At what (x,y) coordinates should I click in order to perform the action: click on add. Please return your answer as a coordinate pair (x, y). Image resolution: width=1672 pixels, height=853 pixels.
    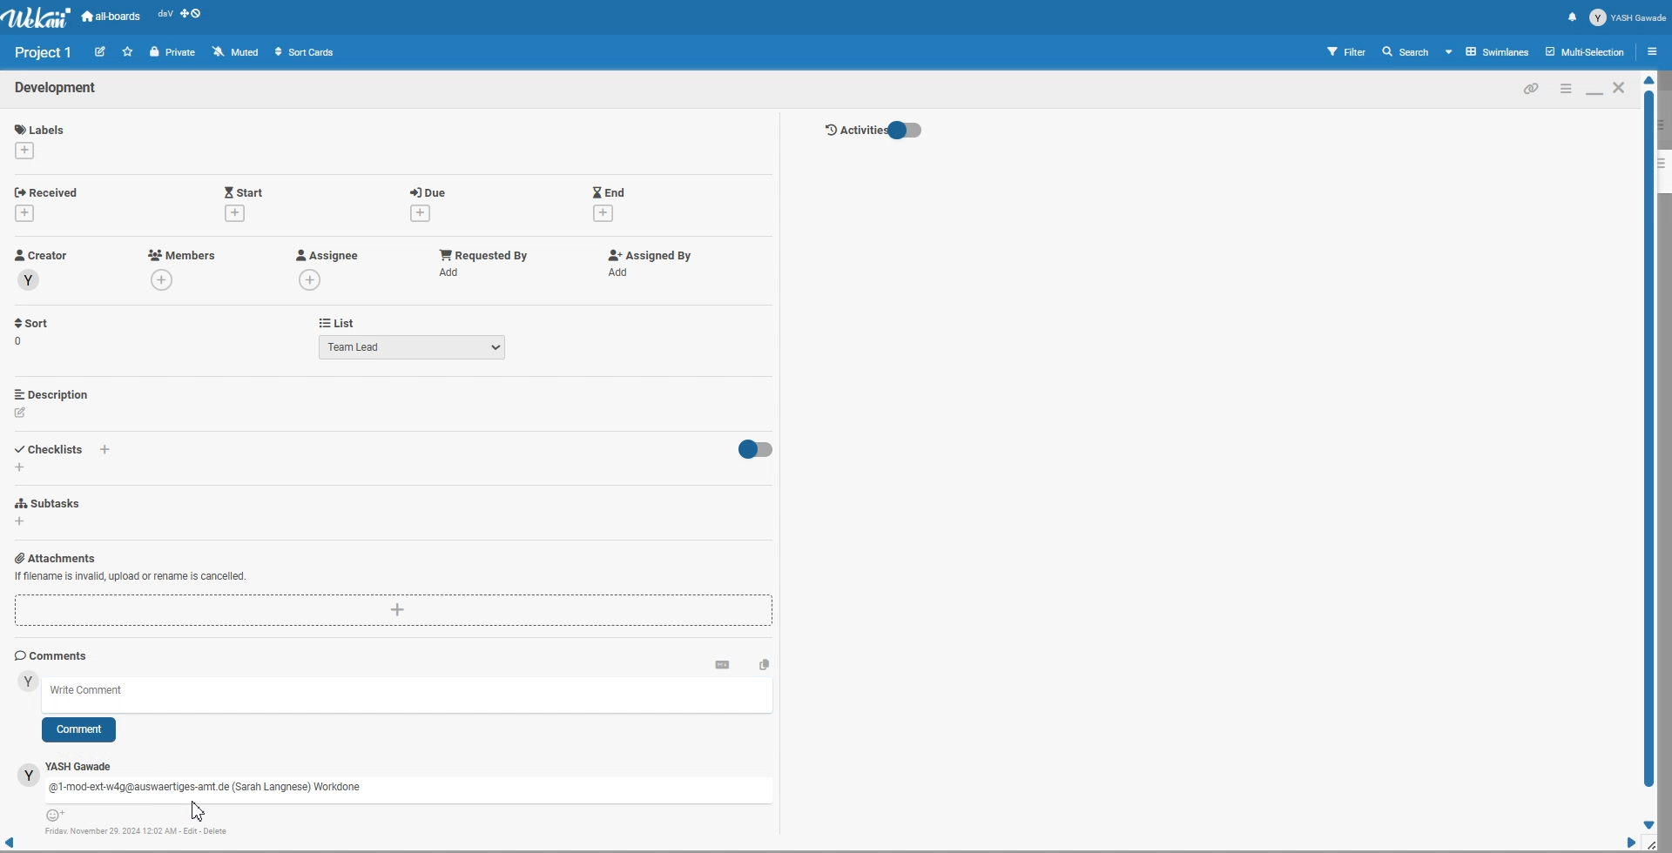
    Looking at the image, I should click on (622, 272).